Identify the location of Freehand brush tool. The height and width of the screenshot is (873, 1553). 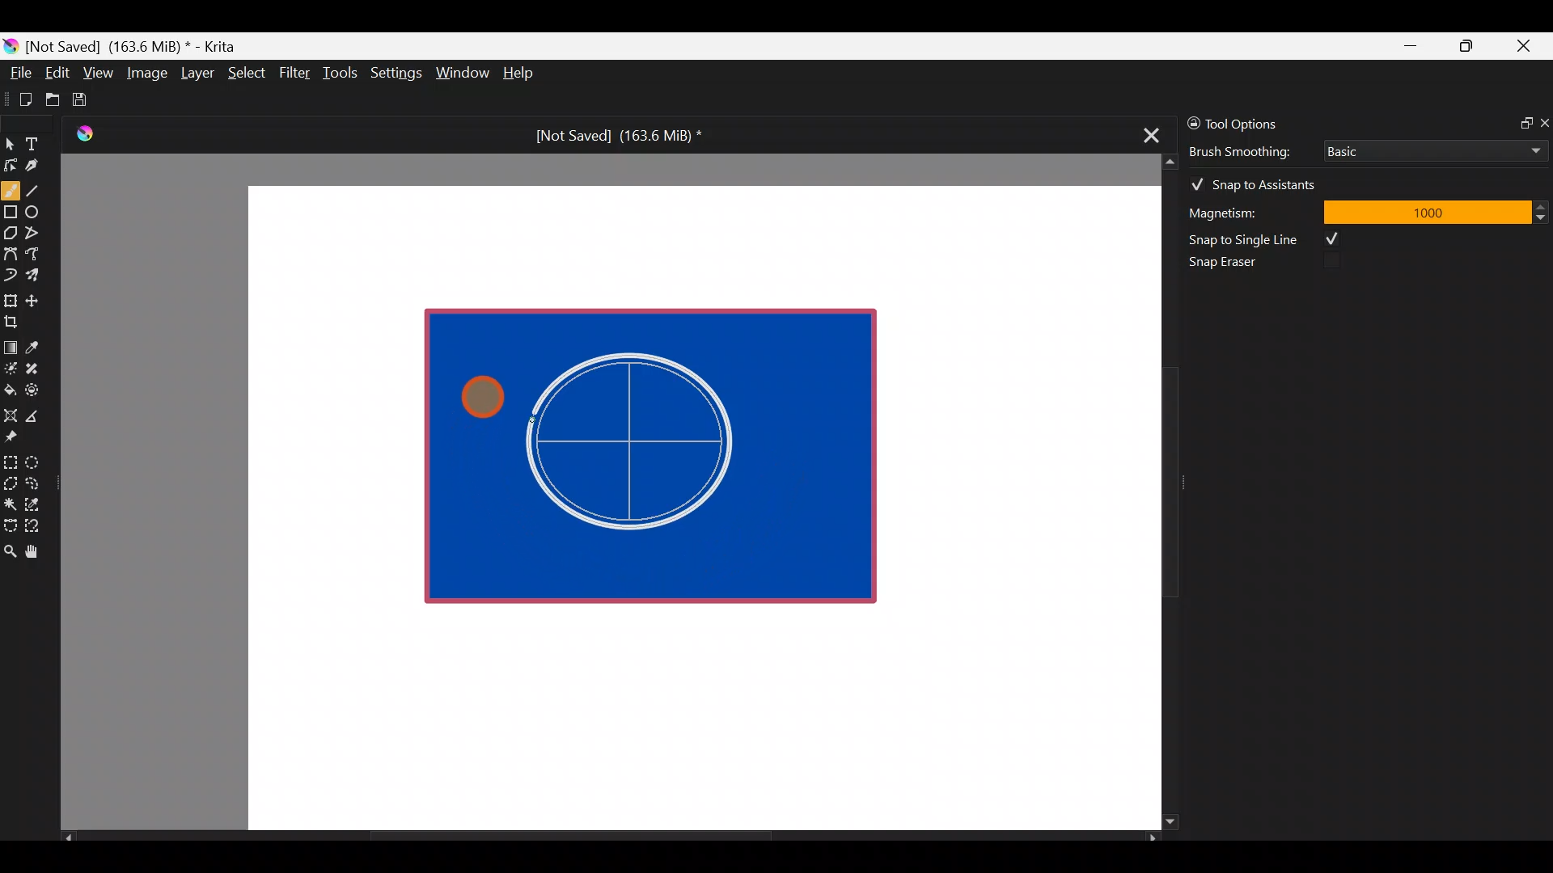
(11, 184).